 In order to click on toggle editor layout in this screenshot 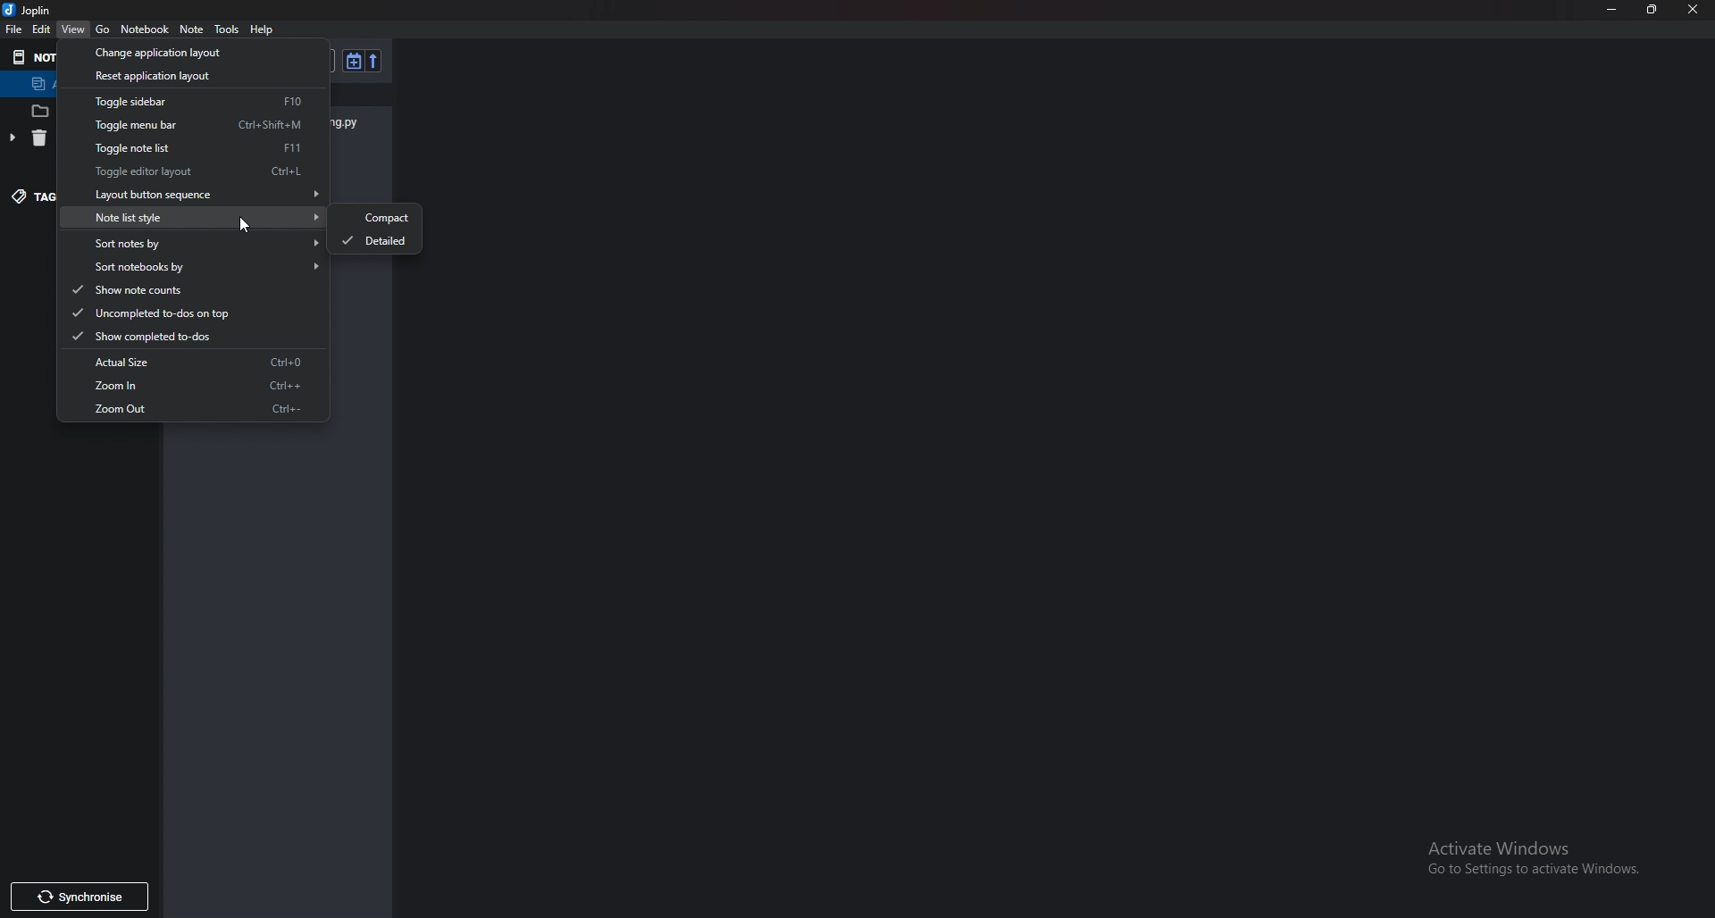, I will do `click(196, 171)`.